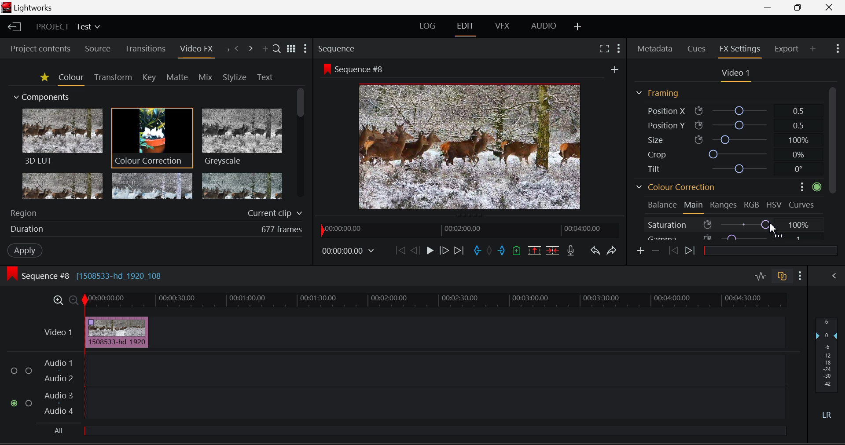 The height and width of the screenshot is (445, 845). I want to click on Export, so click(787, 49).